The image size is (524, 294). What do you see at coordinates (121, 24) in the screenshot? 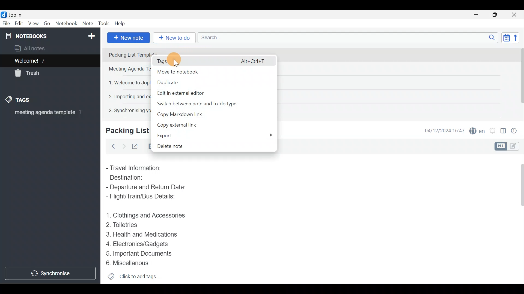
I see `Help` at bounding box center [121, 24].